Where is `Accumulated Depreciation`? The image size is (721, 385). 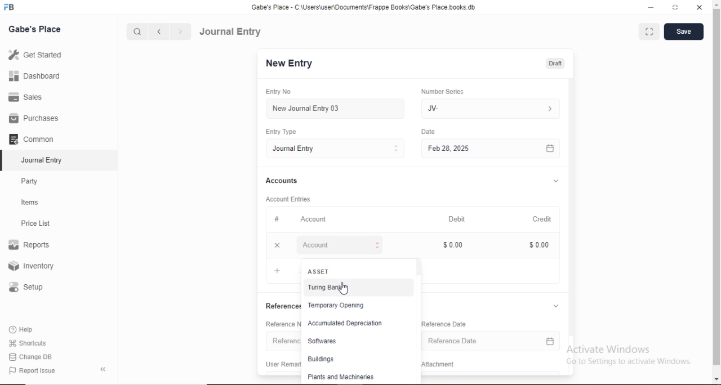
Accumulated Depreciation is located at coordinates (345, 323).